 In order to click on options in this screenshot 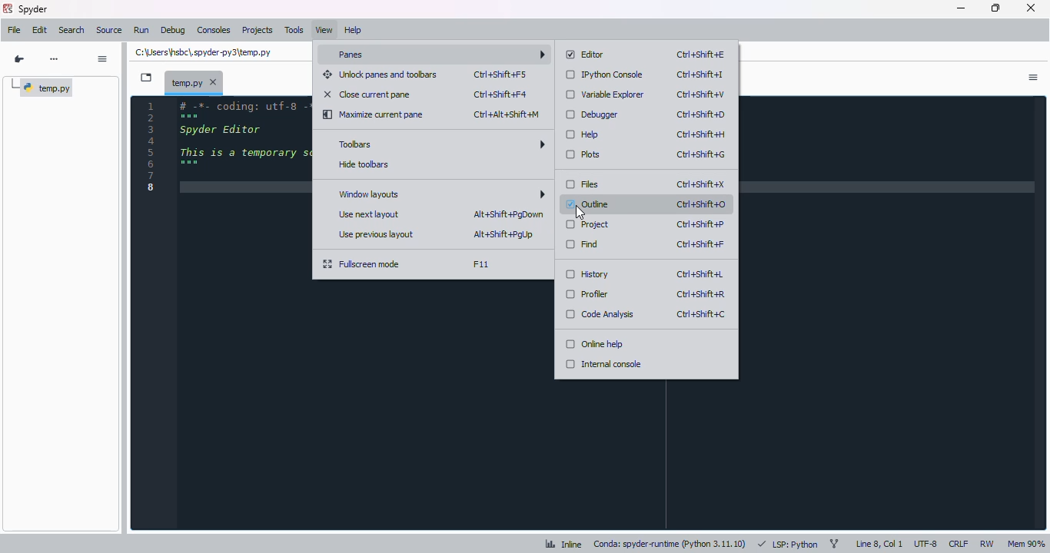, I will do `click(1034, 78)`.